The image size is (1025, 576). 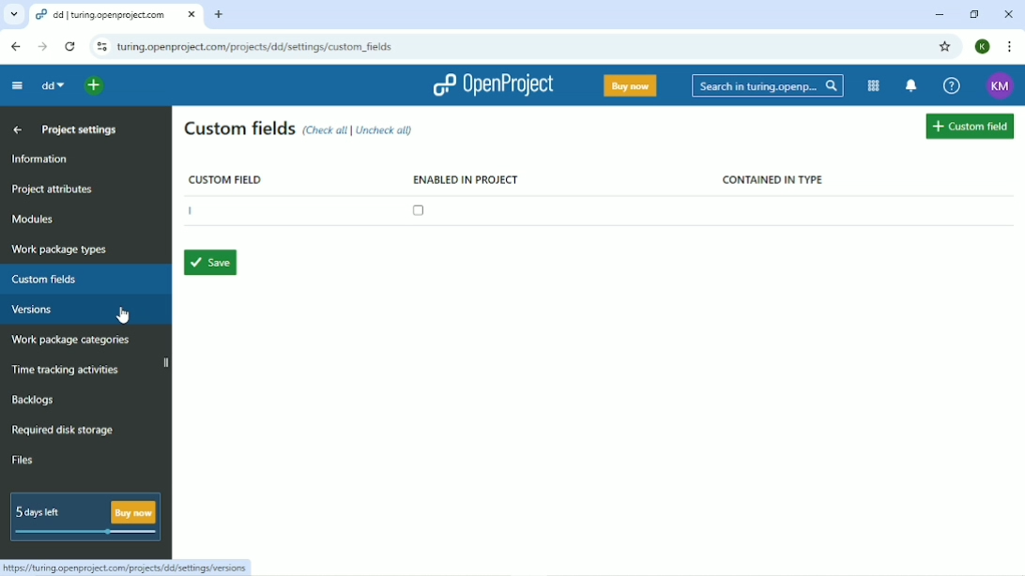 What do you see at coordinates (466, 179) in the screenshot?
I see `Enabled in project` at bounding box center [466, 179].